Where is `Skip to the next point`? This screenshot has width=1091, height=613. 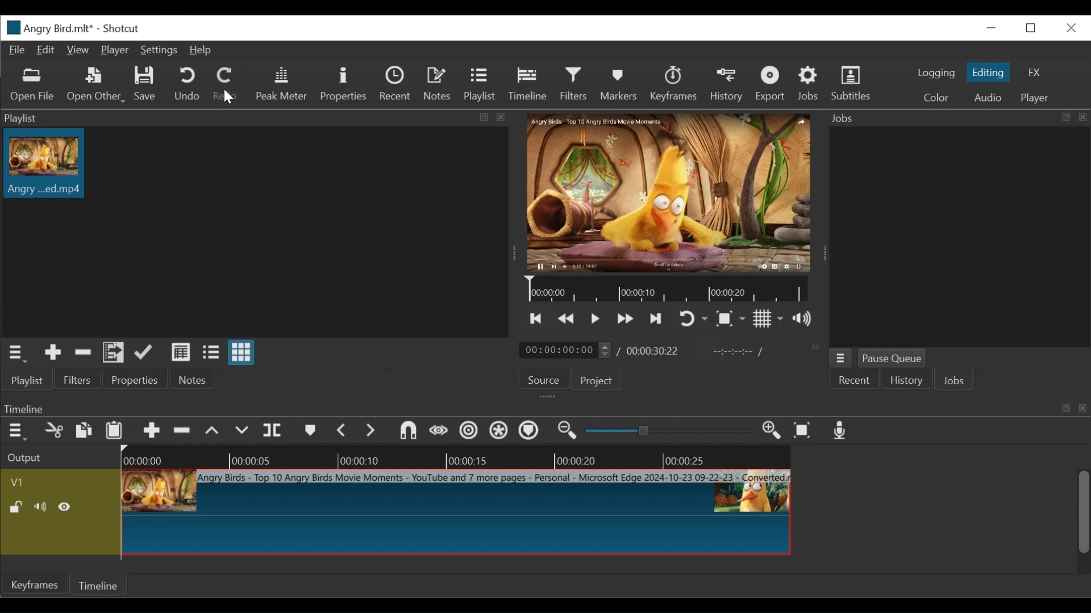
Skip to the next point is located at coordinates (537, 318).